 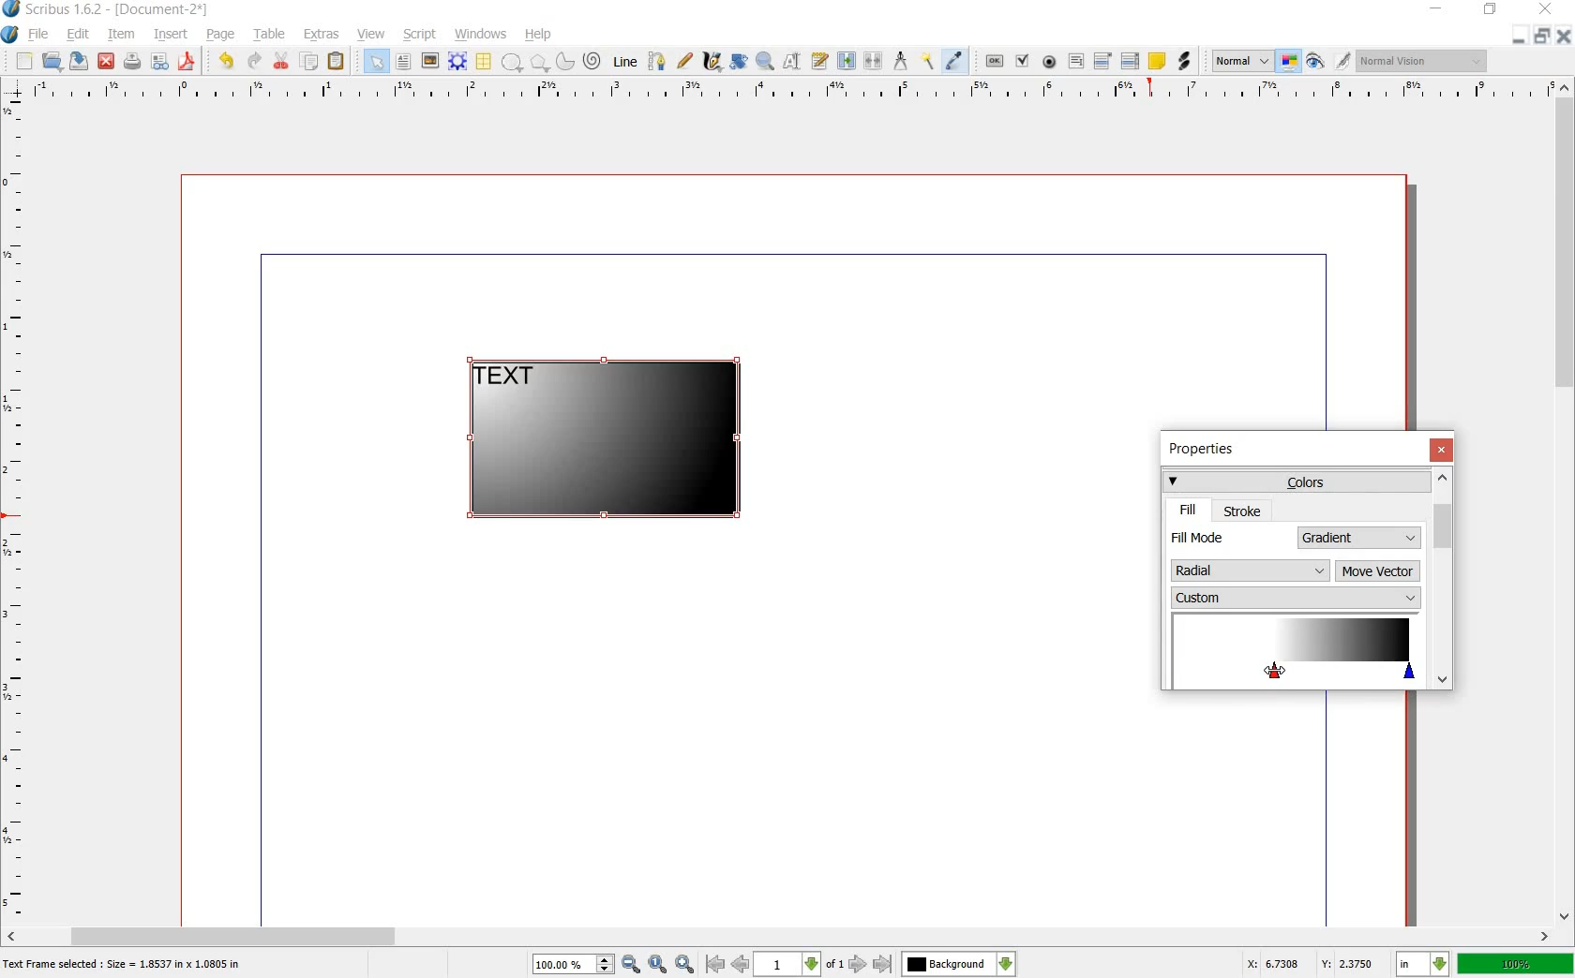 What do you see at coordinates (79, 35) in the screenshot?
I see `edit` at bounding box center [79, 35].